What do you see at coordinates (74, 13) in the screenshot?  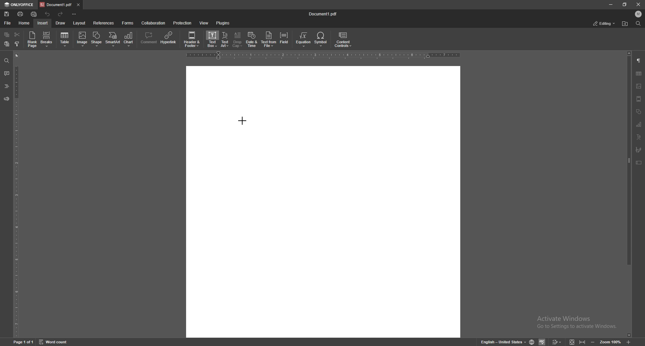 I see `customize toolbar` at bounding box center [74, 13].